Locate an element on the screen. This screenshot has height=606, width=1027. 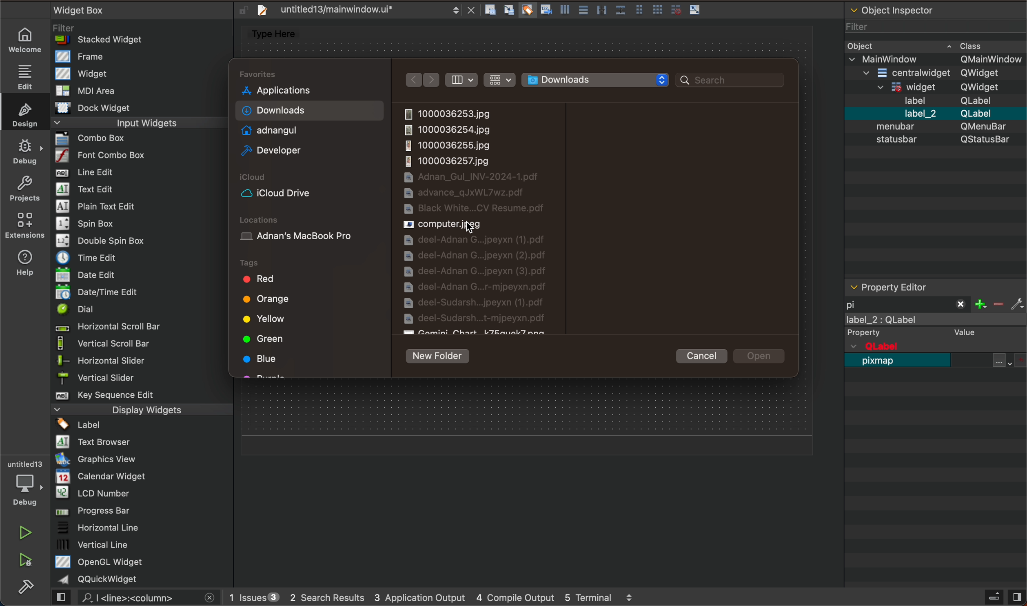
help is located at coordinates (29, 261).